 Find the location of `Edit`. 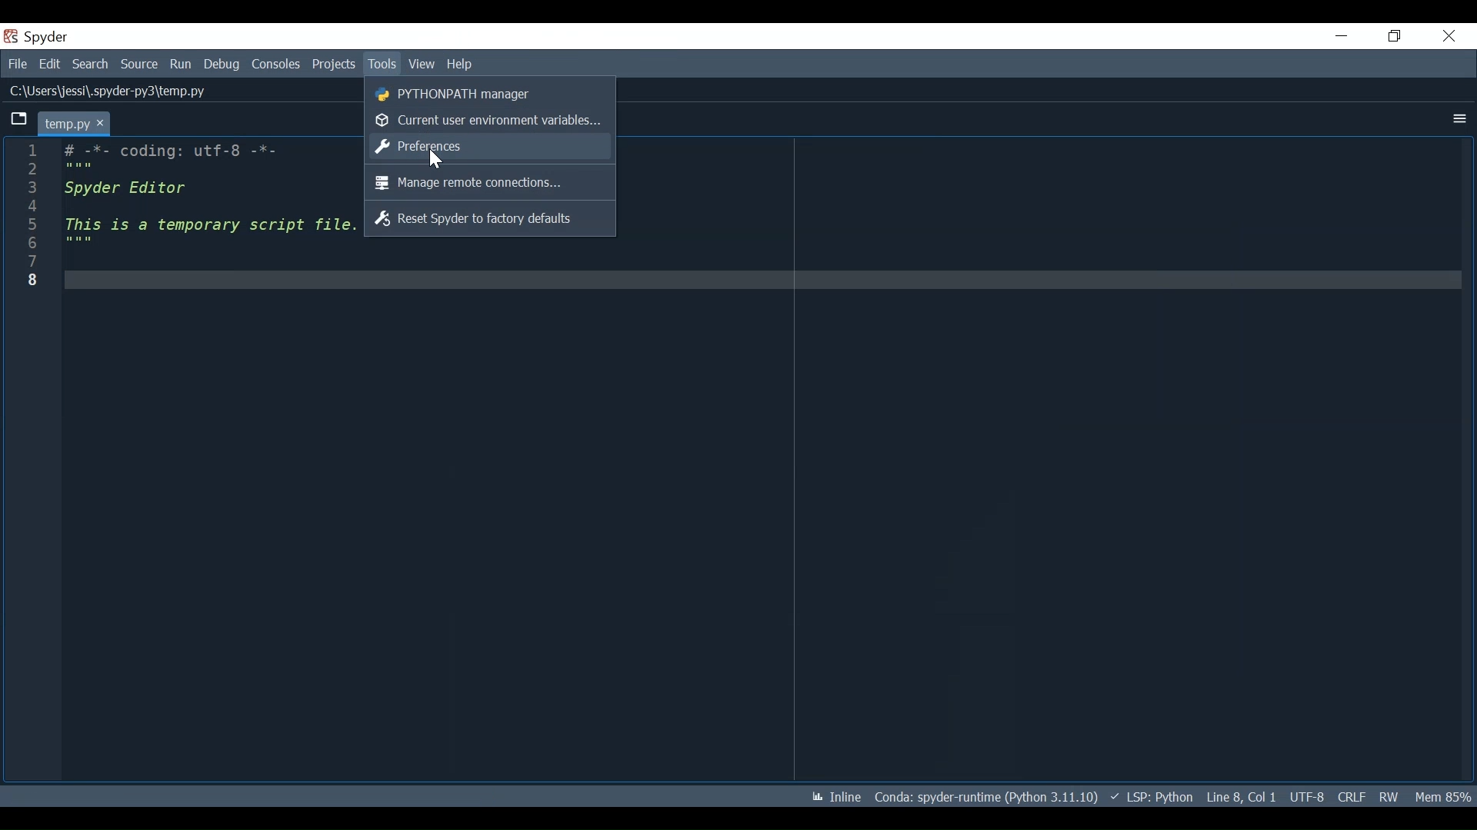

Edit is located at coordinates (52, 65).